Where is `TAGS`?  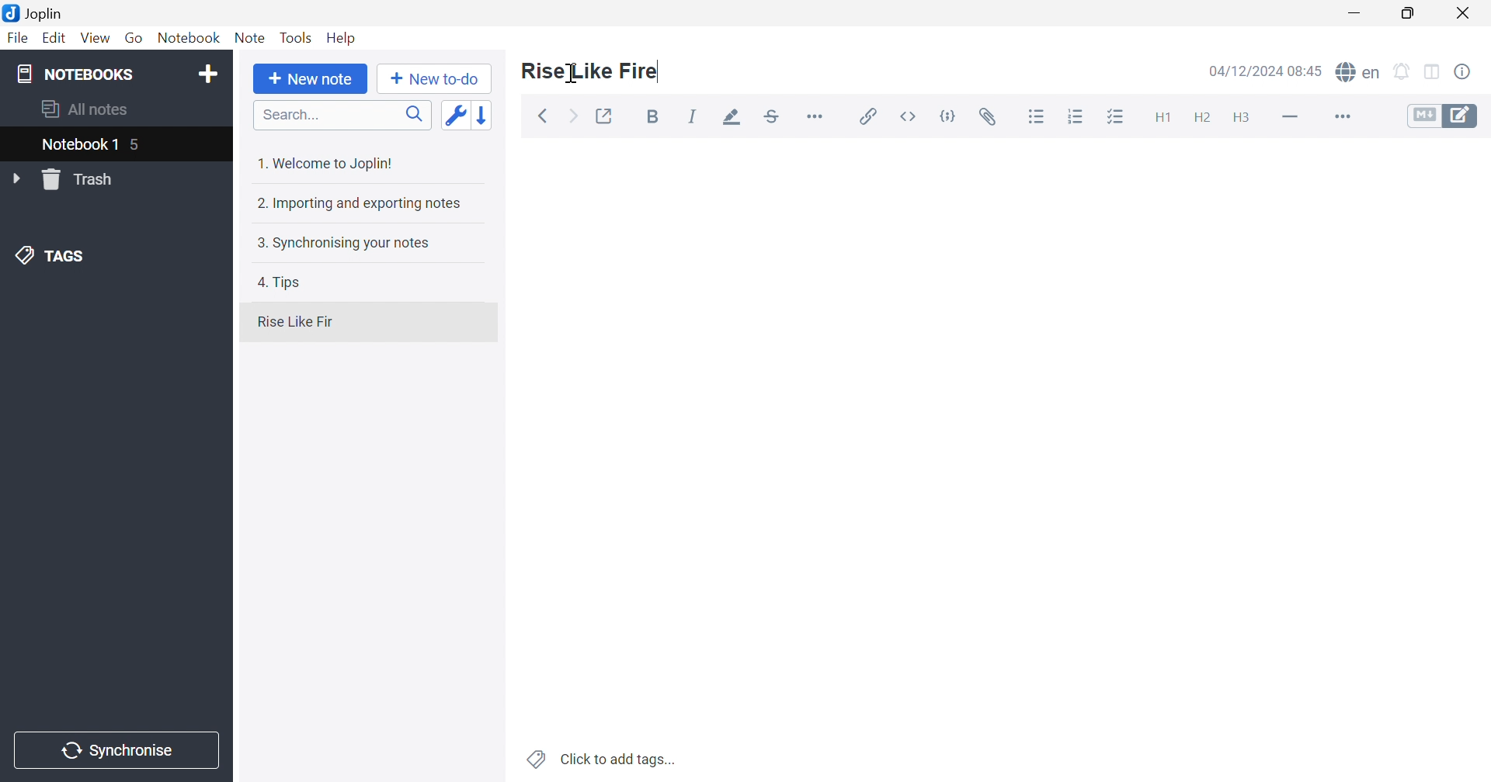 TAGS is located at coordinates (55, 257).